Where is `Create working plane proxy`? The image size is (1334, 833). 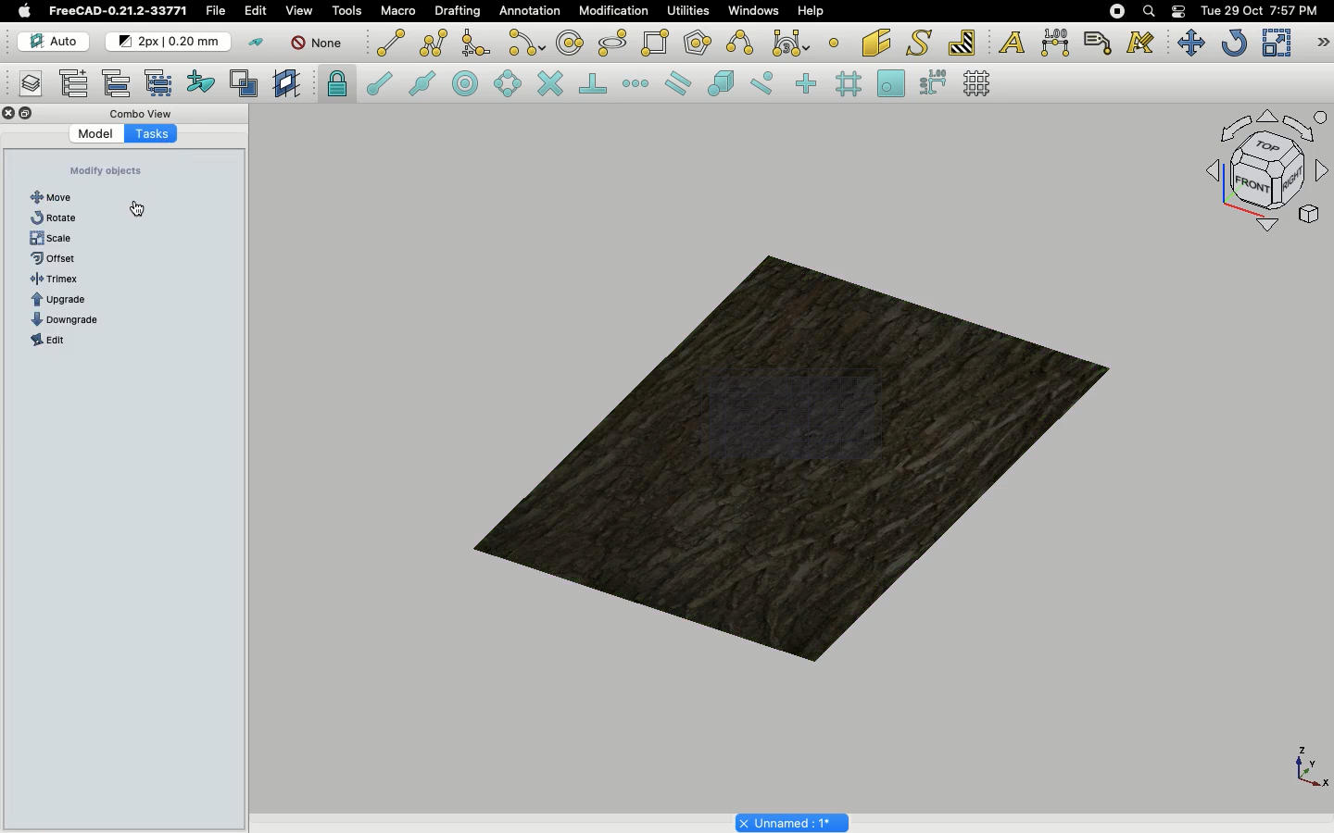 Create working plane proxy is located at coordinates (247, 84).